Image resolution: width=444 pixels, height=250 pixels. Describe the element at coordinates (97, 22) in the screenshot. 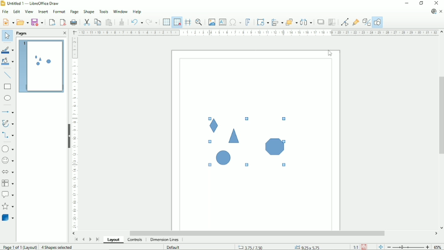

I see `Copy` at that location.